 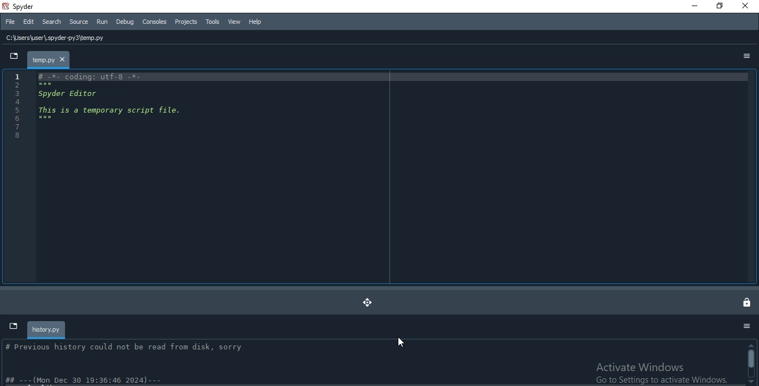 What do you see at coordinates (382, 177) in the screenshot?
I see `IDE` at bounding box center [382, 177].